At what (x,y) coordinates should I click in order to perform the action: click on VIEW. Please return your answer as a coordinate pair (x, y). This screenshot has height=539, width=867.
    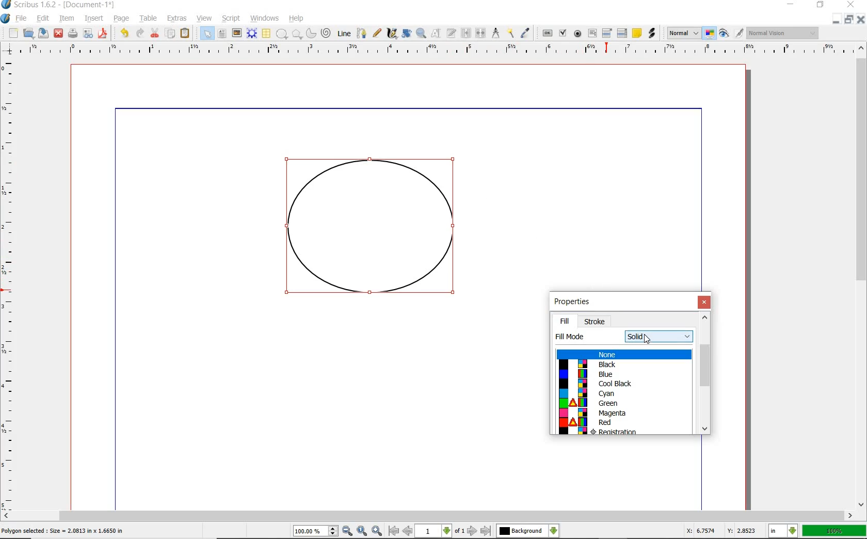
    Looking at the image, I should click on (204, 18).